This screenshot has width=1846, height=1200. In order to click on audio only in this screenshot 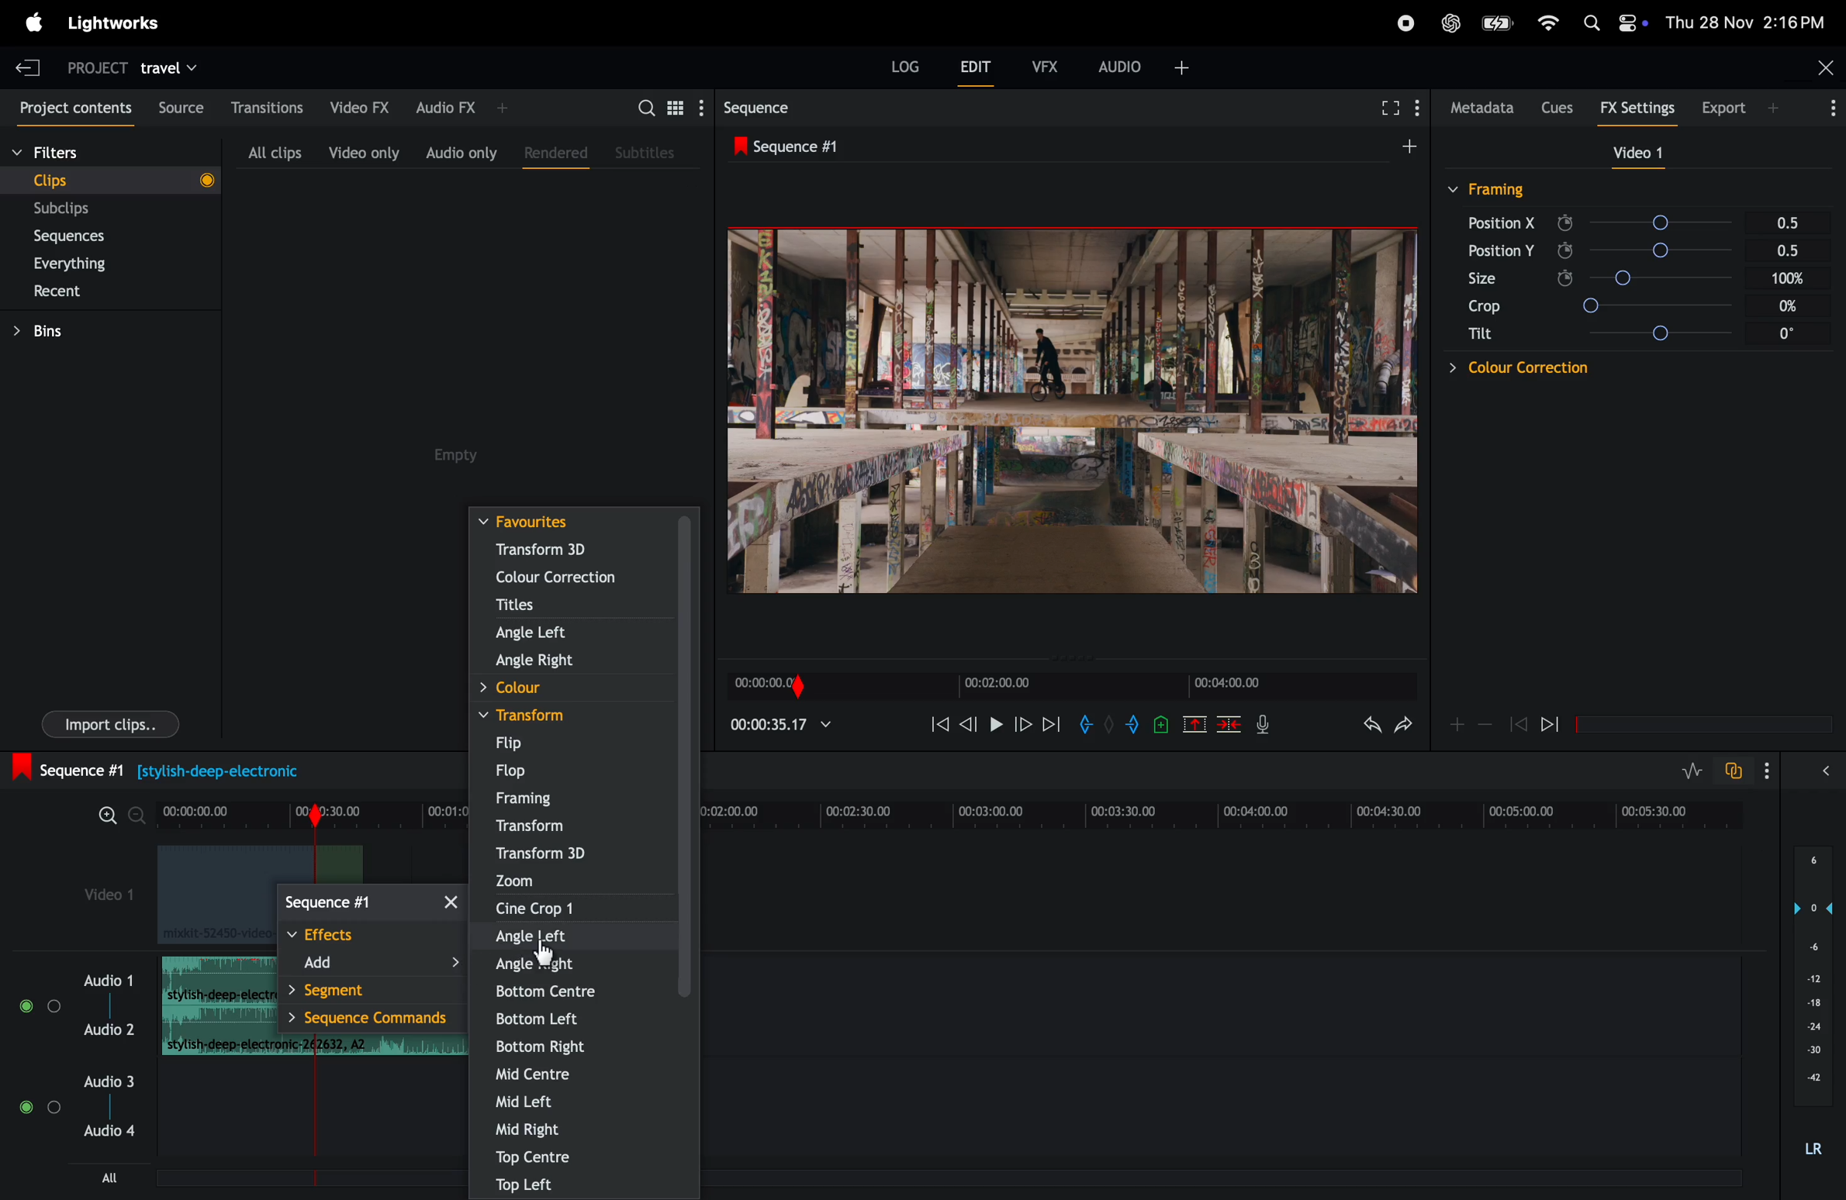, I will do `click(461, 152)`.